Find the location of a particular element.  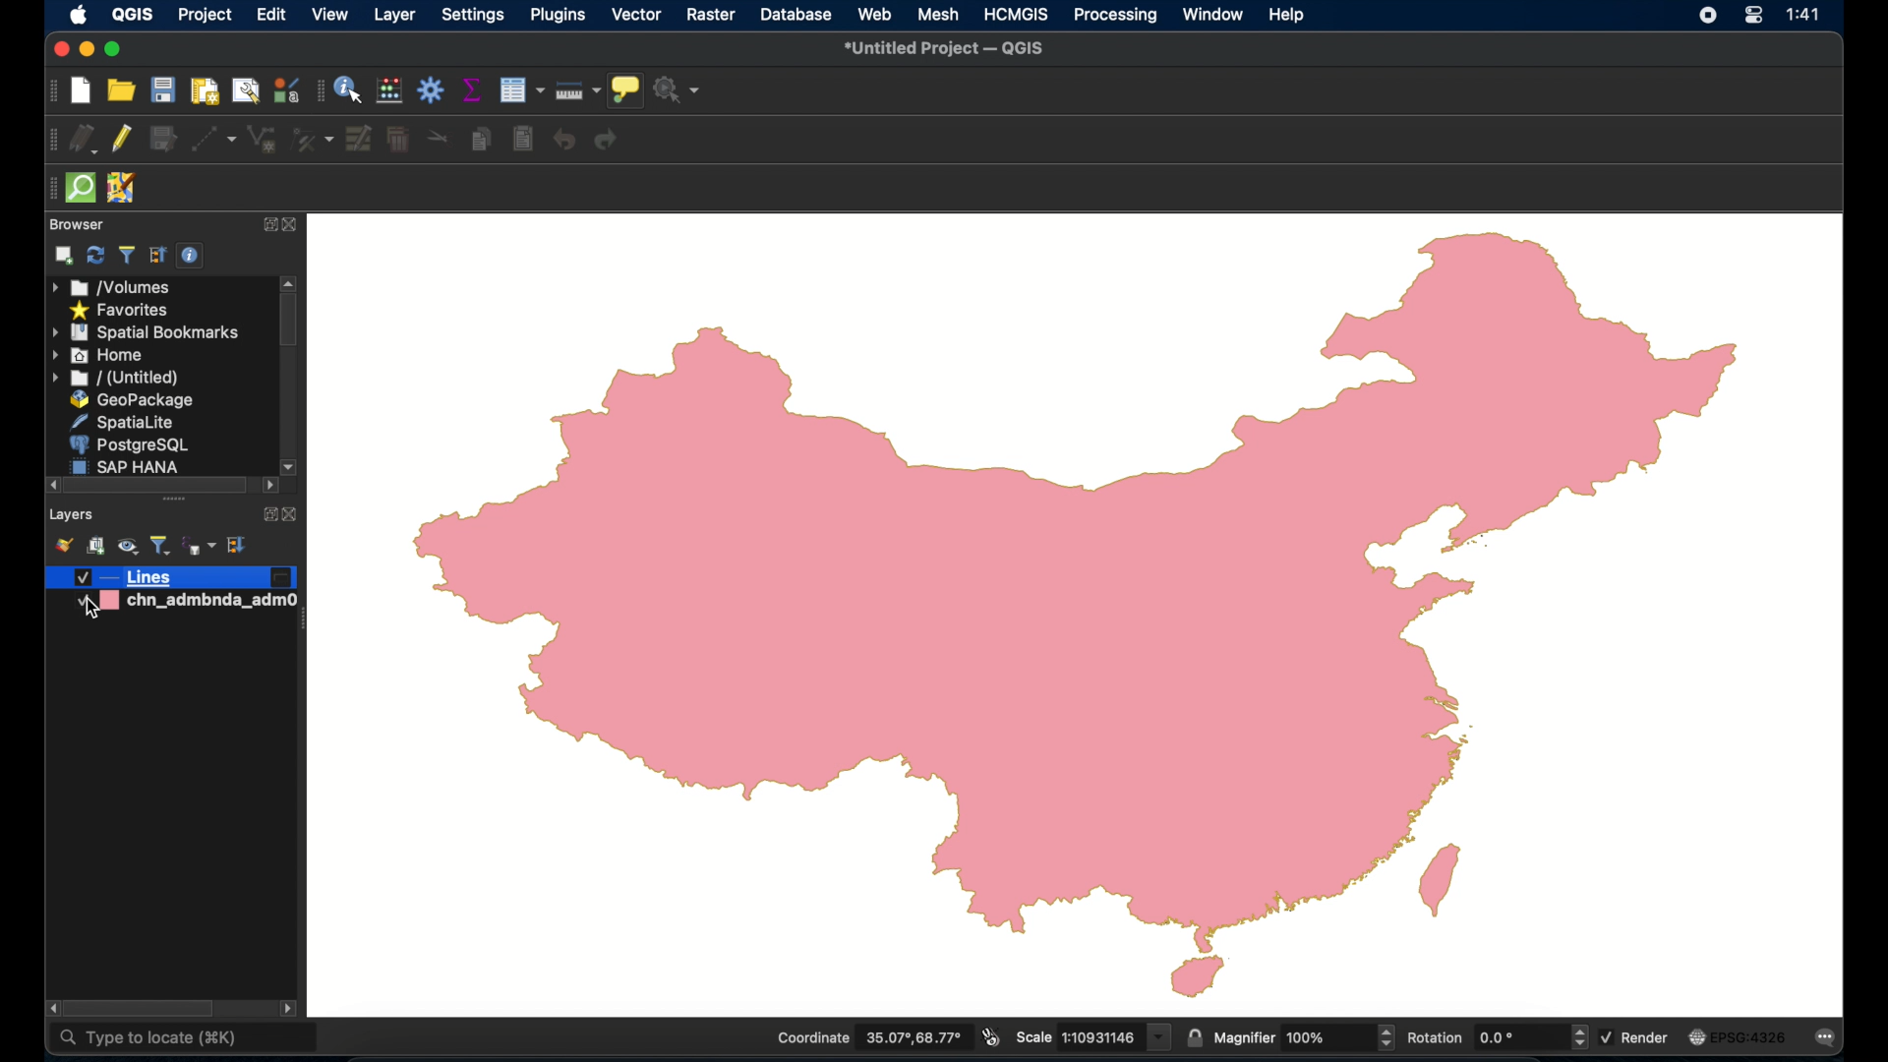

help is located at coordinates (1289, 17).